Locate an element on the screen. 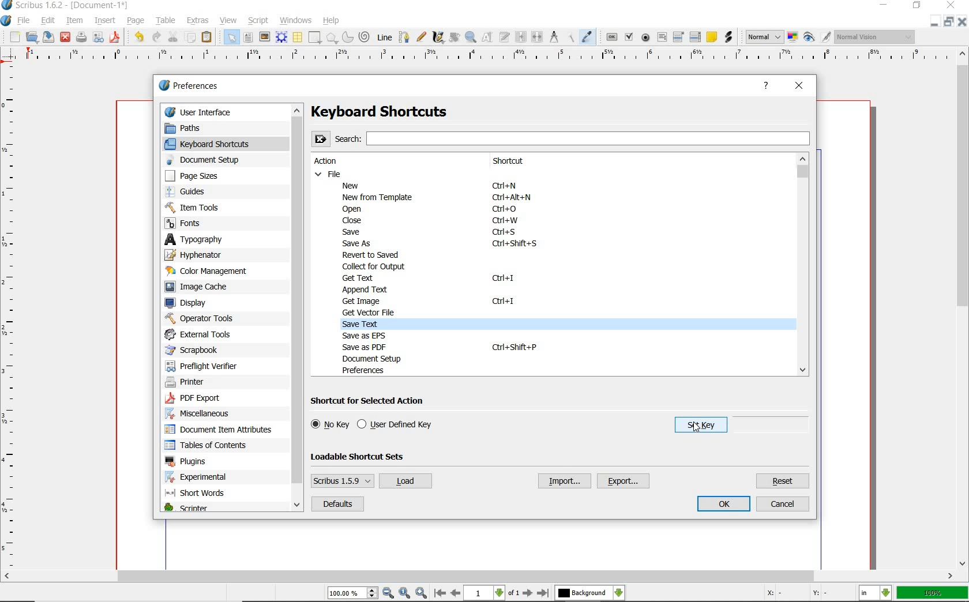 The image size is (969, 602). zoom in or zoom out is located at coordinates (471, 38).